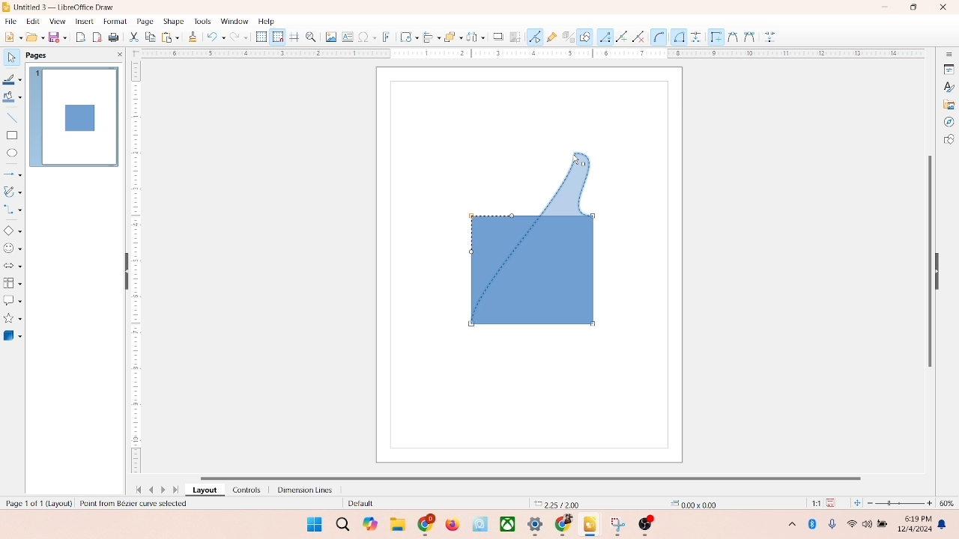  Describe the element at coordinates (940, 8) in the screenshot. I see `close` at that location.